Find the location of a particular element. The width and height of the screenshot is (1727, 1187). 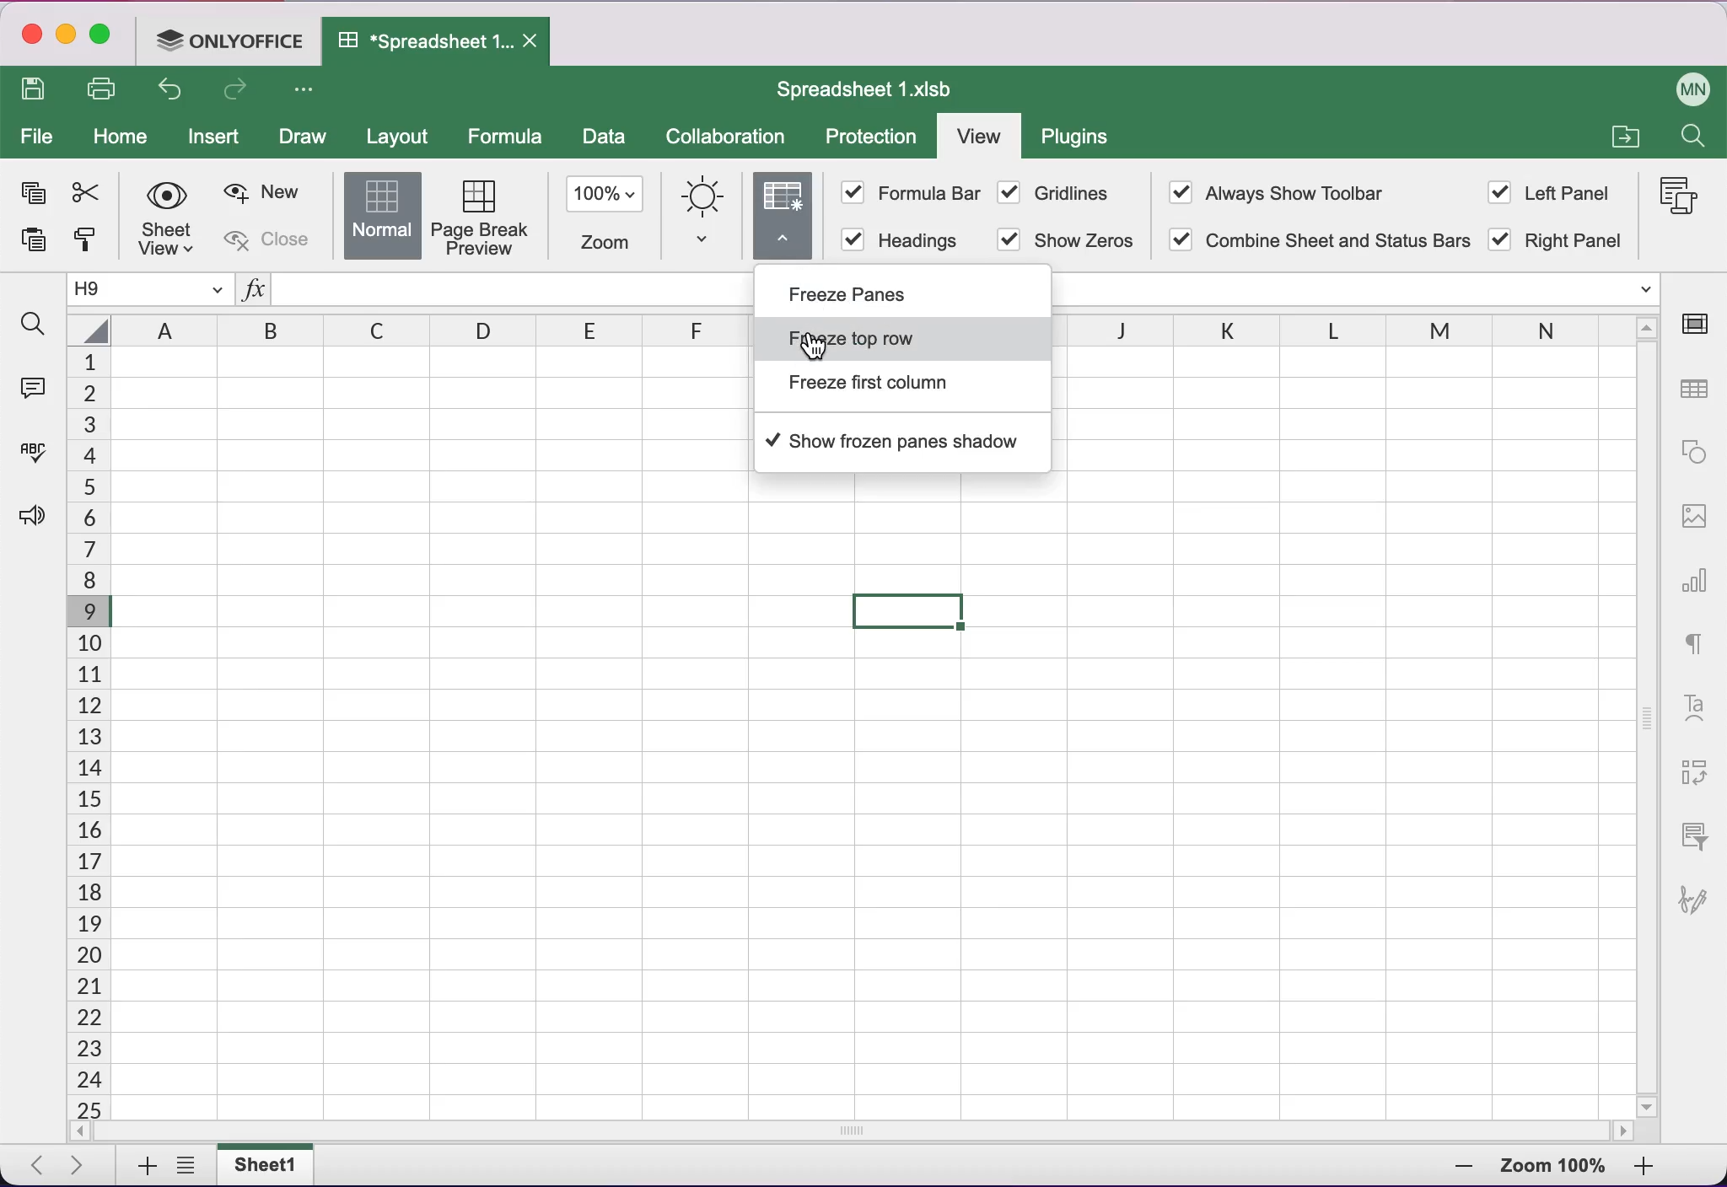

image is located at coordinates (1692, 525).